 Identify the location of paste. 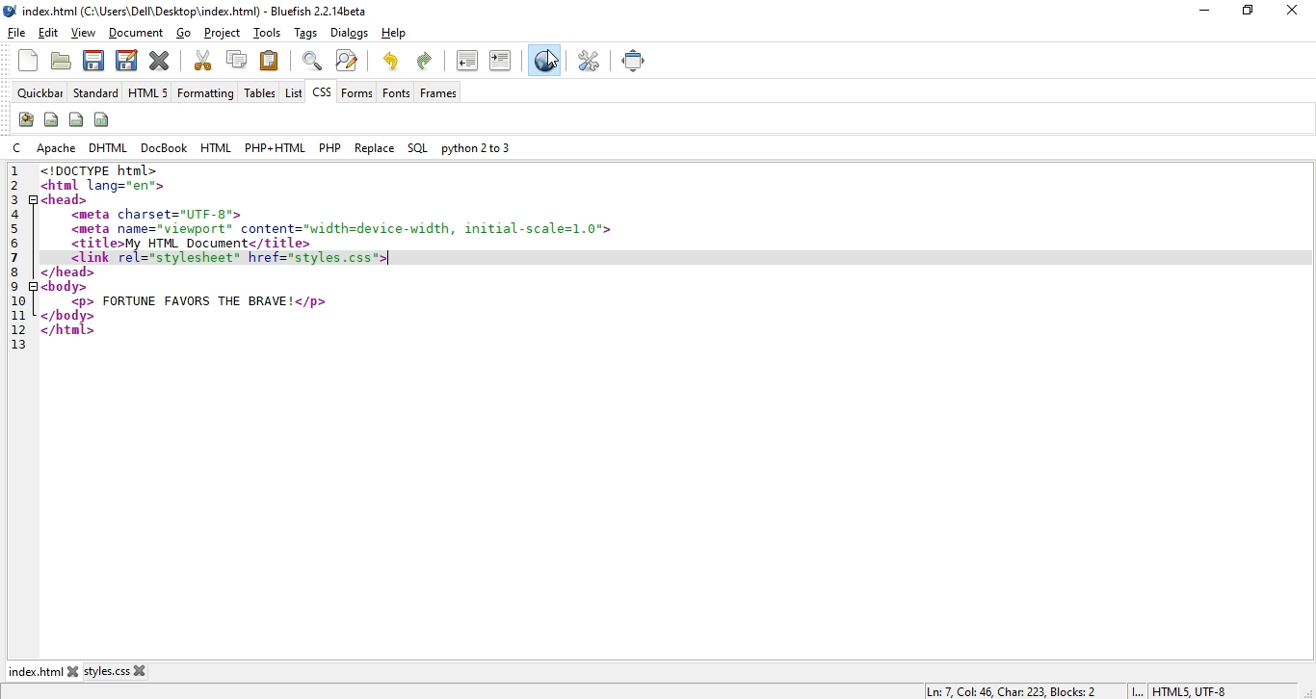
(270, 60).